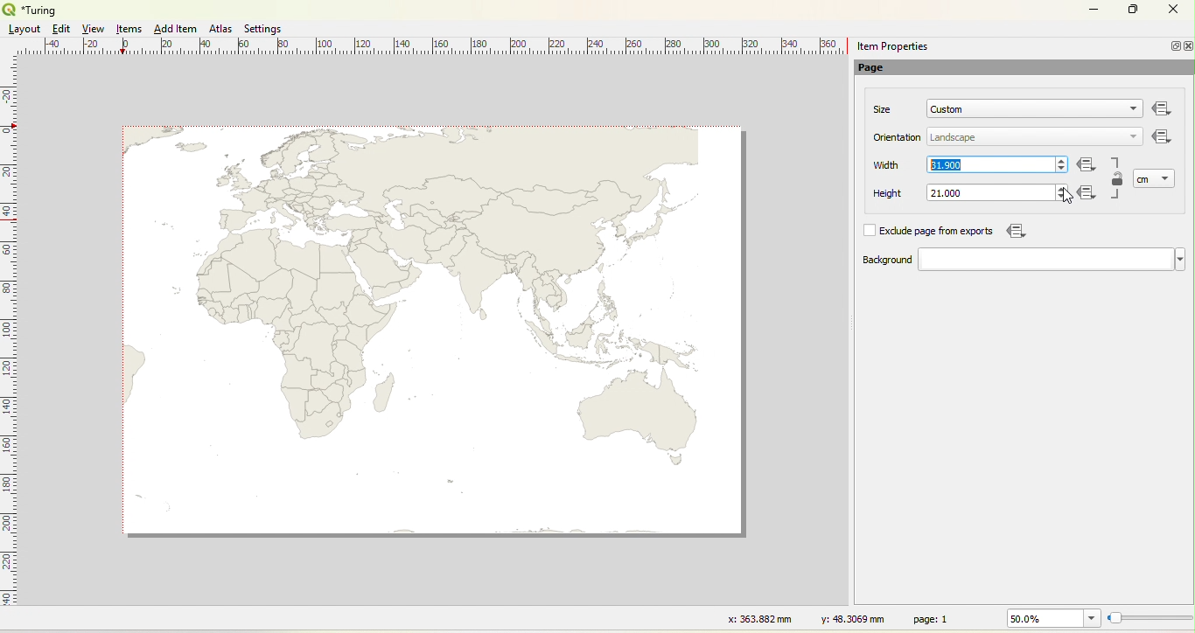 This screenshot has height=633, width=1195. I want to click on , so click(1163, 109).